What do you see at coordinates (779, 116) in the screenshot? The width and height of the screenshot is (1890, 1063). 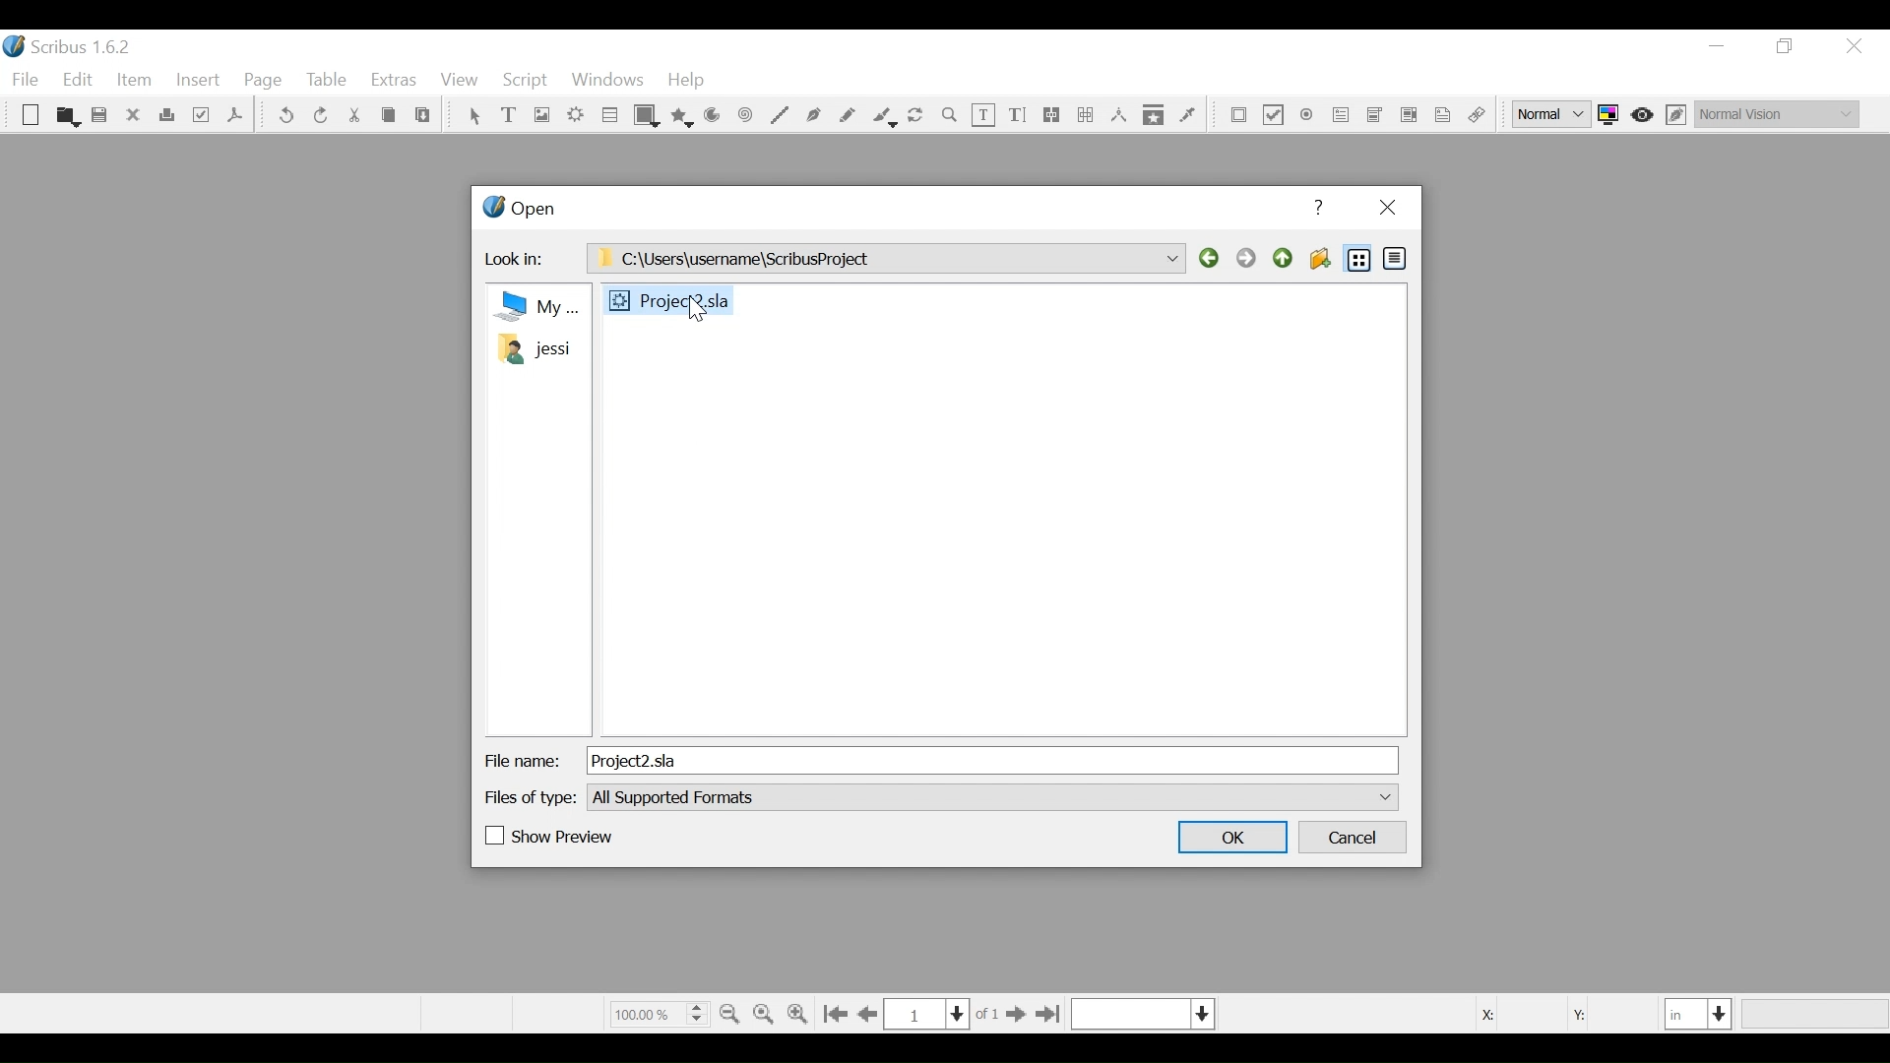 I see `Line` at bounding box center [779, 116].